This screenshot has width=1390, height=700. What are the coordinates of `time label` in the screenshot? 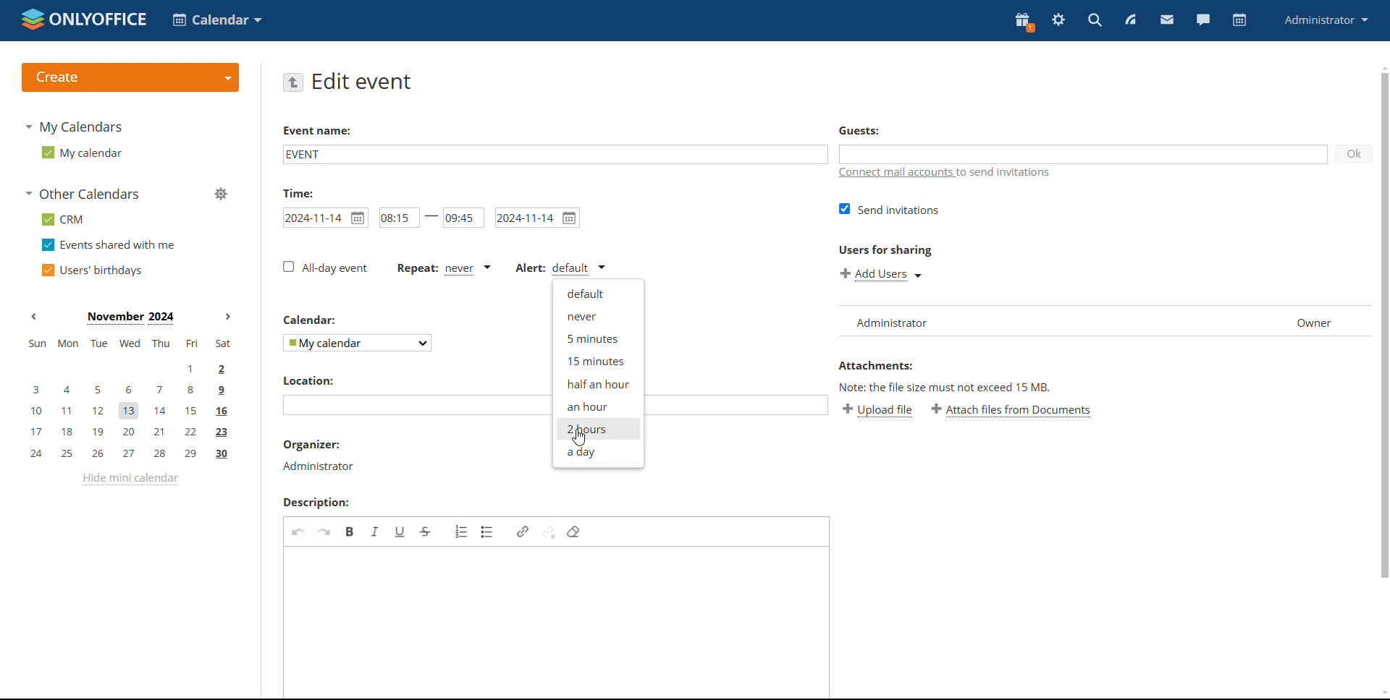 It's located at (303, 194).